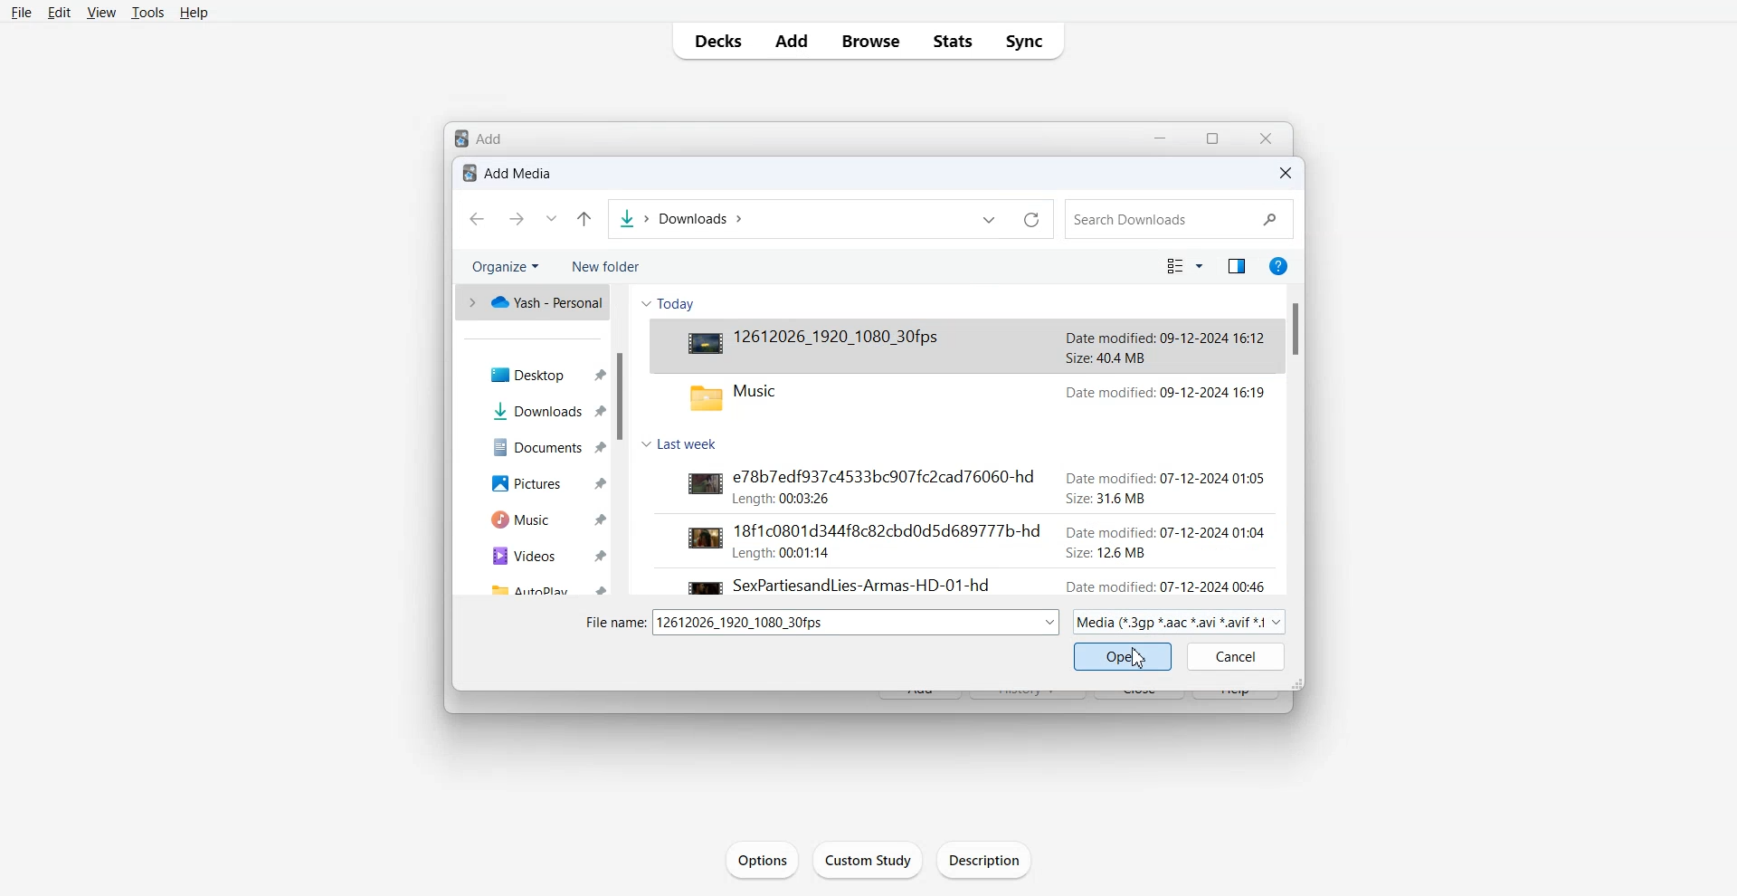  What do you see at coordinates (716, 41) in the screenshot?
I see `Decks` at bounding box center [716, 41].